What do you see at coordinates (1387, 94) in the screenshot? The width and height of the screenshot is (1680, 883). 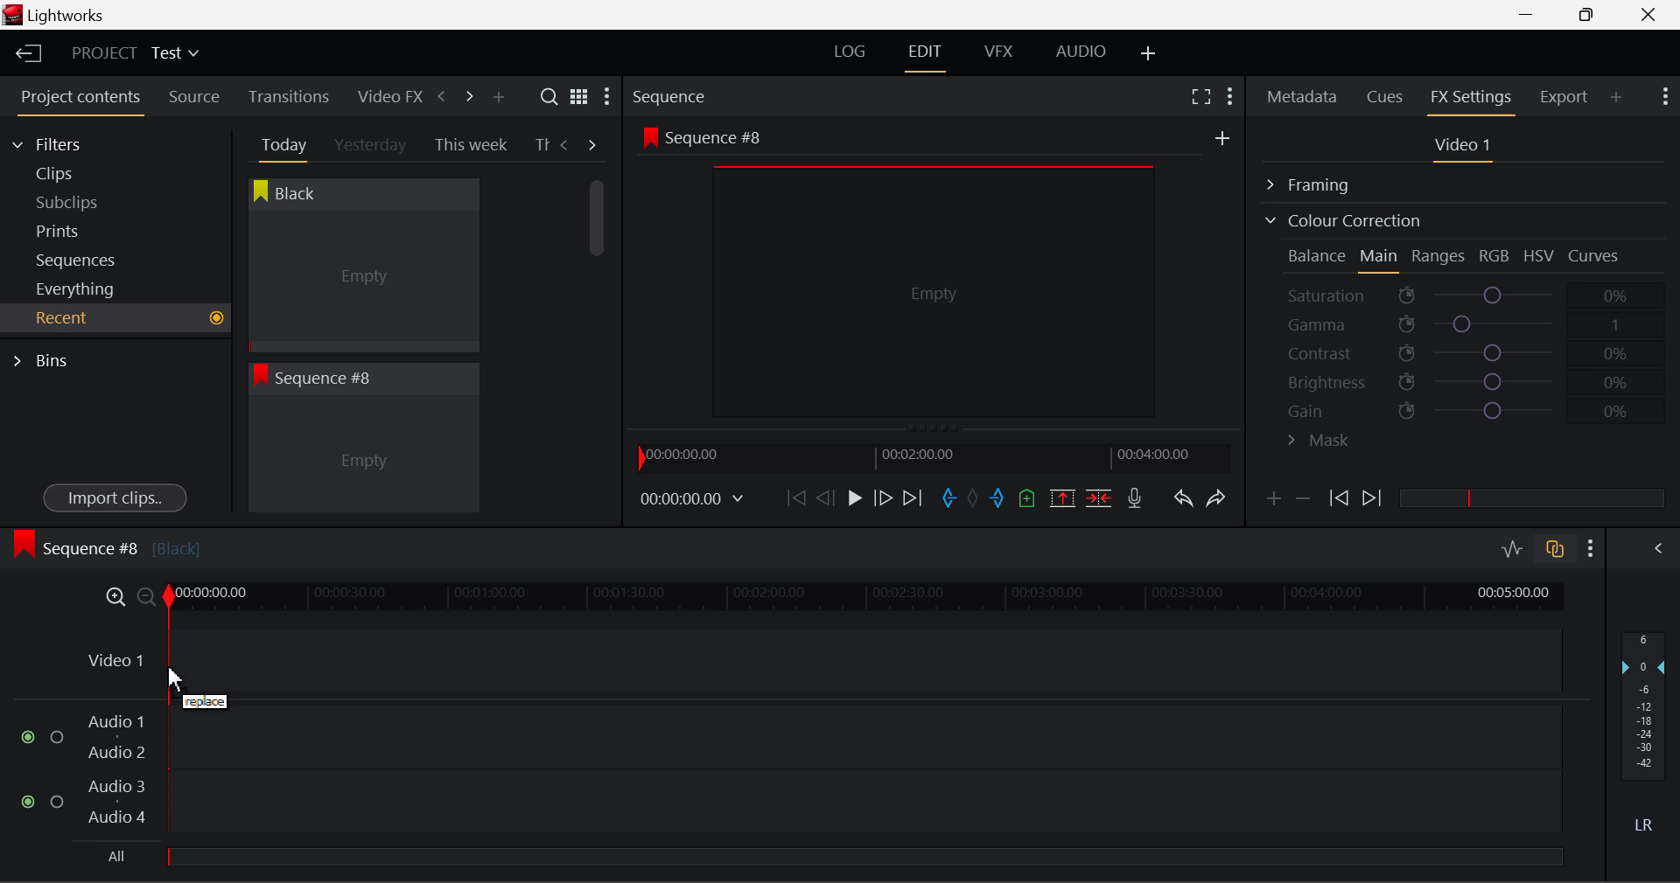 I see `Cues Panel` at bounding box center [1387, 94].